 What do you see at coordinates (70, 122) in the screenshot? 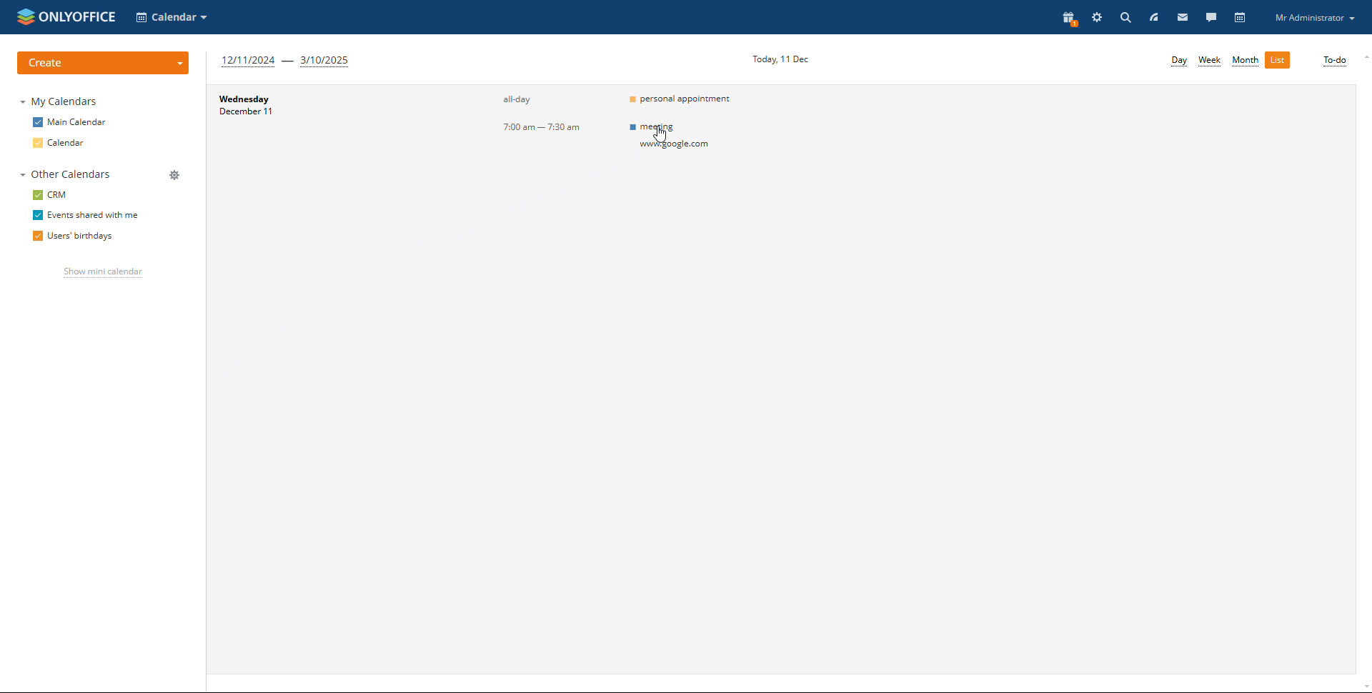
I see `main calendar` at bounding box center [70, 122].